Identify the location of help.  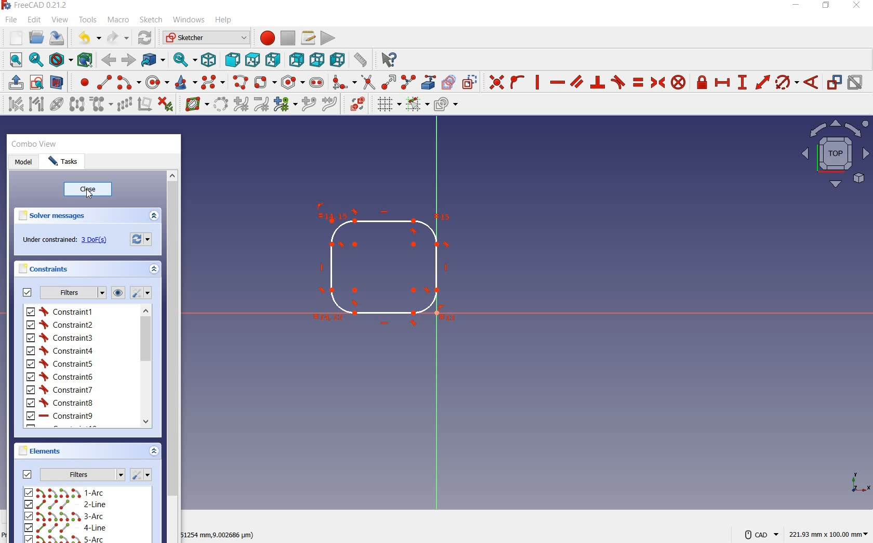
(224, 20).